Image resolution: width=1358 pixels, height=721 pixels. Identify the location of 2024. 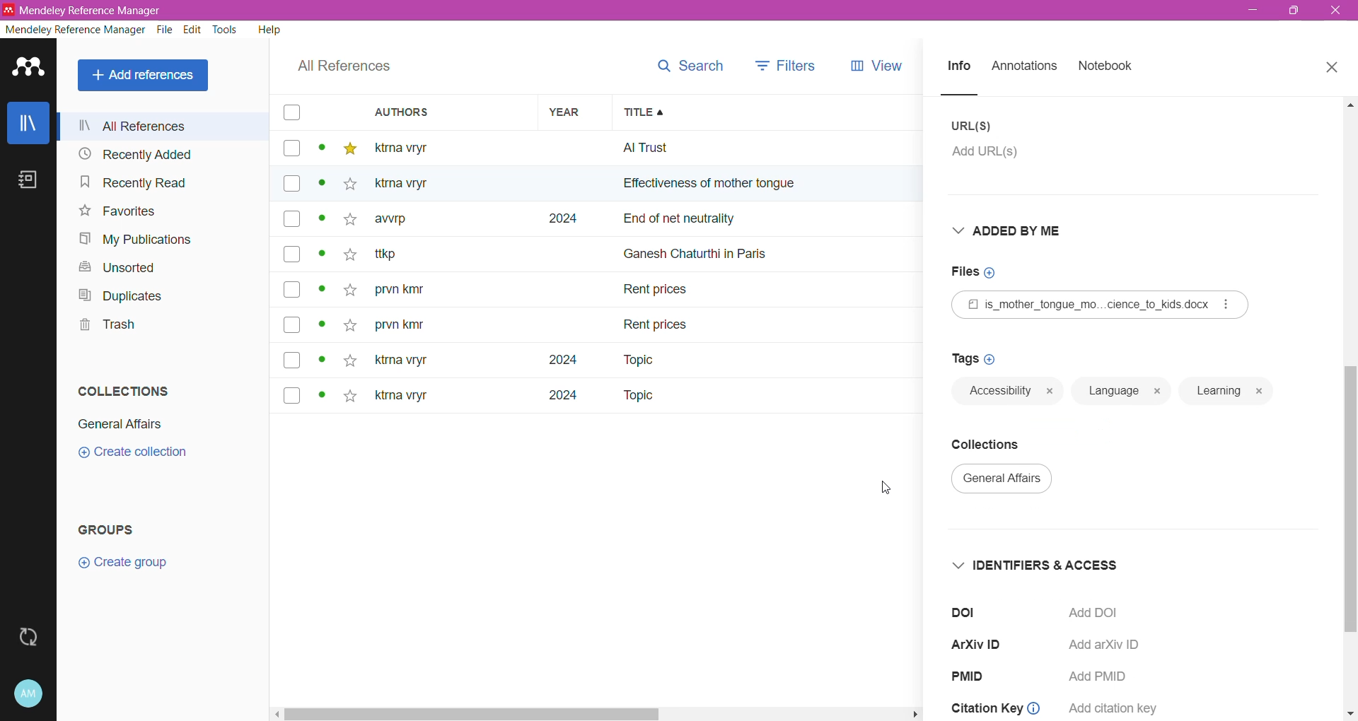
(550, 360).